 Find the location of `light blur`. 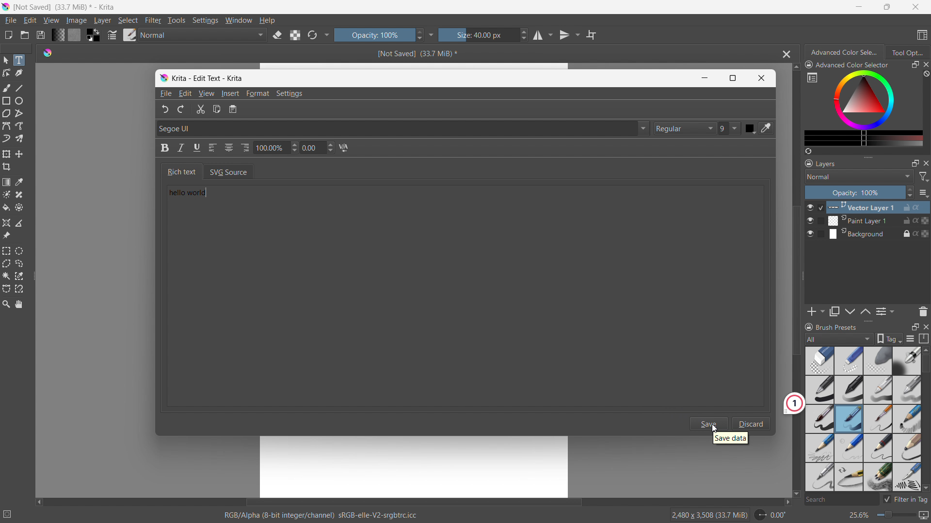

light blur is located at coordinates (849, 361).